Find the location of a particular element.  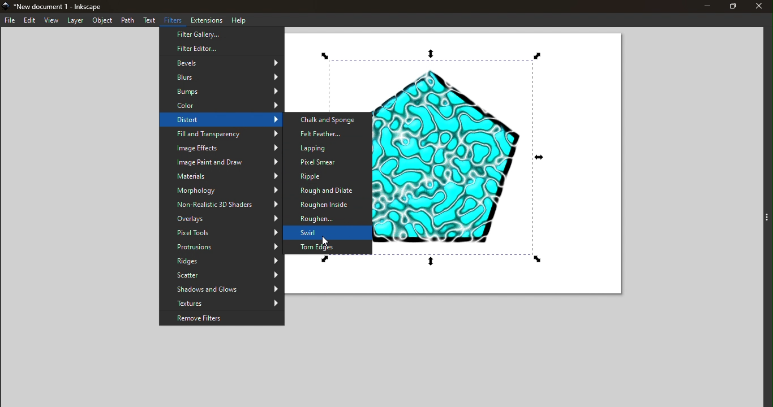

Text is located at coordinates (151, 20).